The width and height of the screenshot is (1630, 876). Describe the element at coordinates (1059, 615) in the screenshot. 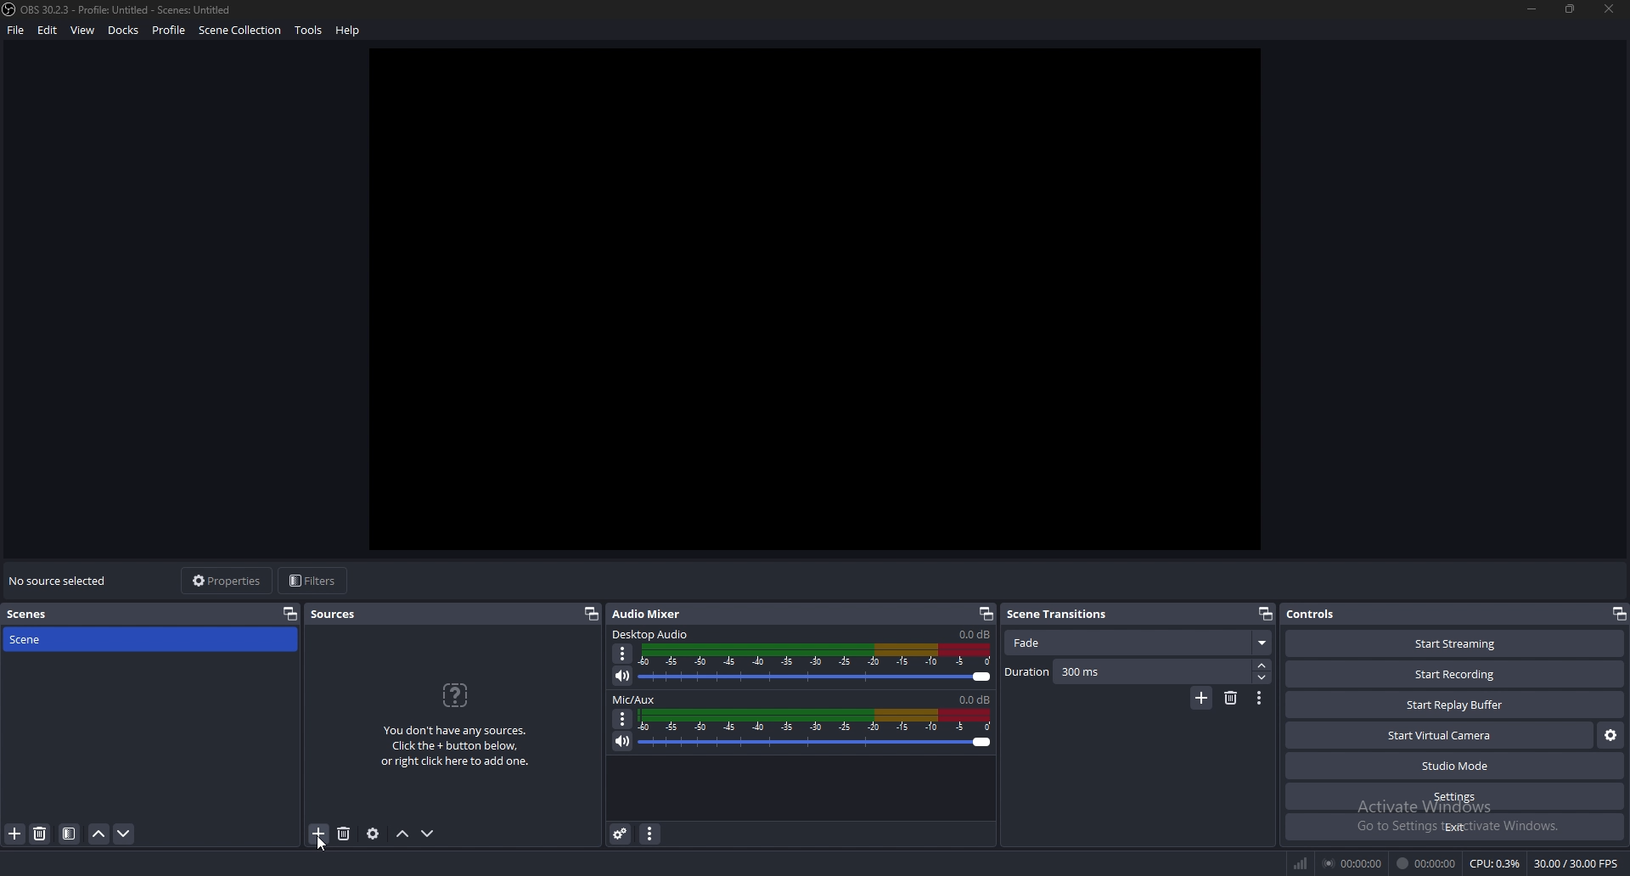

I see `scene transitions` at that location.